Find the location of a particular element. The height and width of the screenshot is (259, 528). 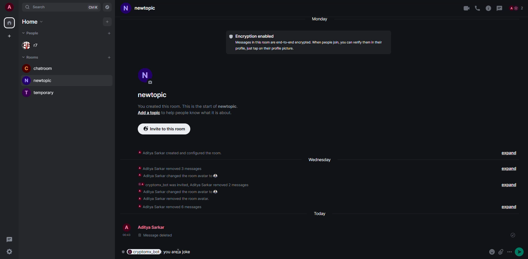

info is located at coordinates (188, 106).